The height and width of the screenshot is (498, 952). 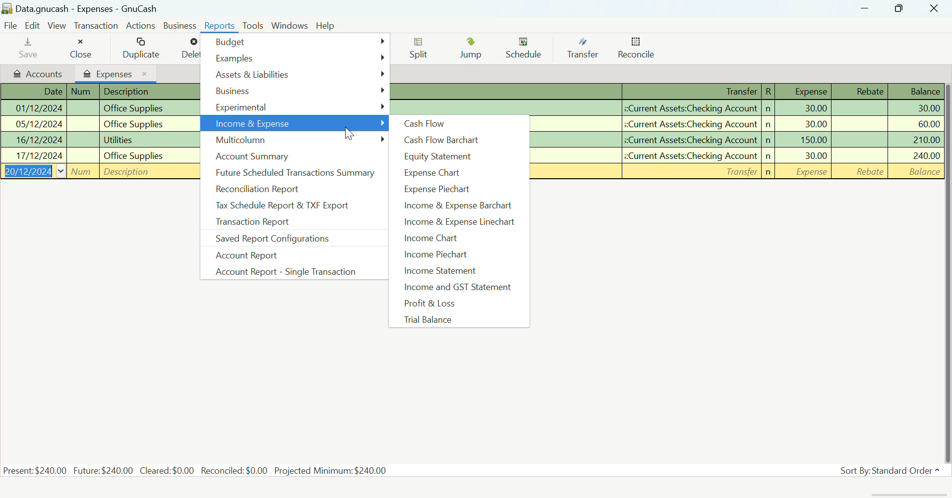 I want to click on Reconciled, so click(x=235, y=470).